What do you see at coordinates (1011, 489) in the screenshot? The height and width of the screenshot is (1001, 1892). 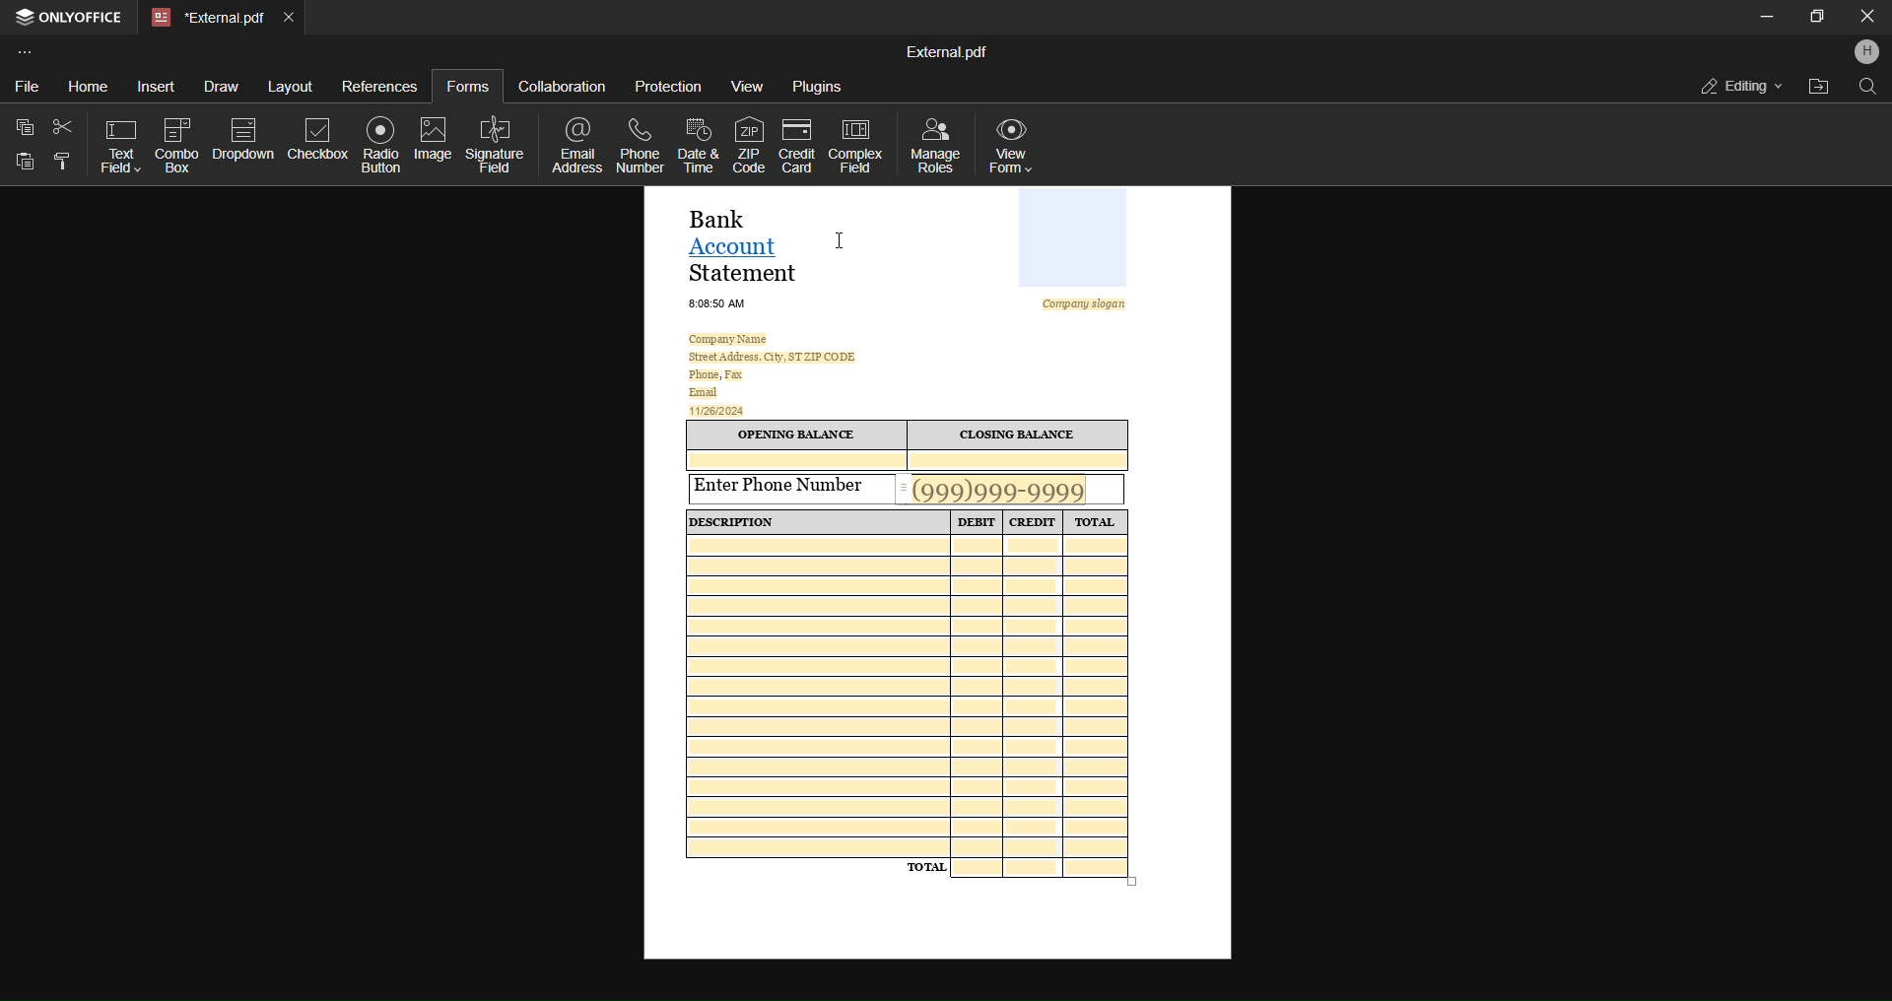 I see `Phone number field added` at bounding box center [1011, 489].